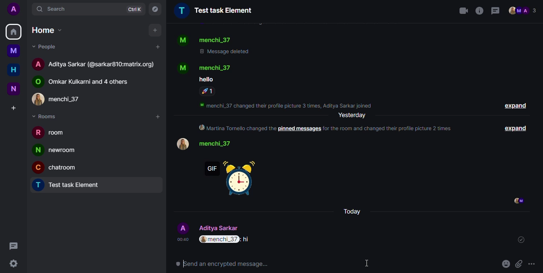  Describe the element at coordinates (52, 134) in the screenshot. I see `room` at that location.